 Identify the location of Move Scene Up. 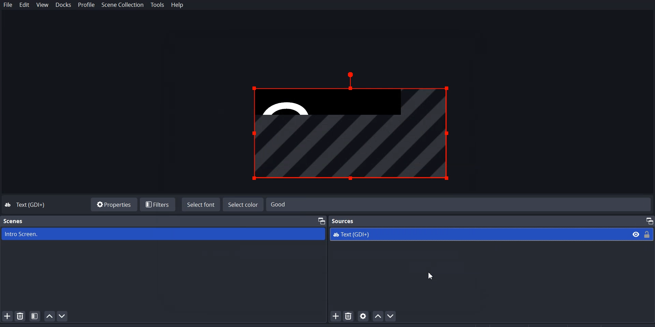
(49, 316).